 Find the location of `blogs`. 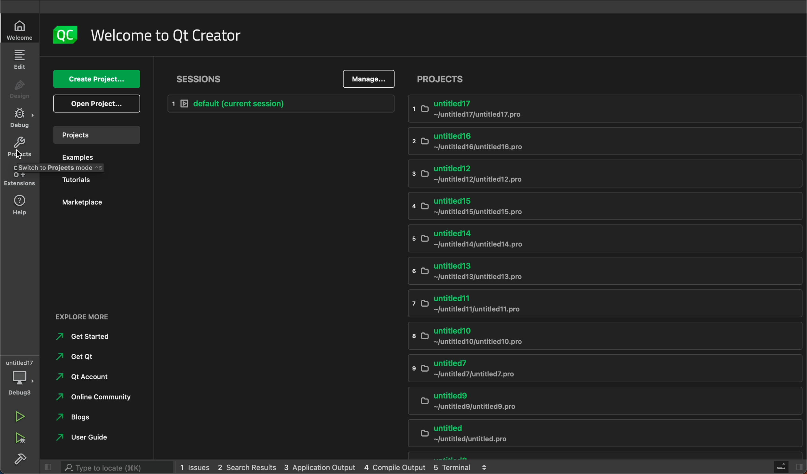

blogs is located at coordinates (81, 416).